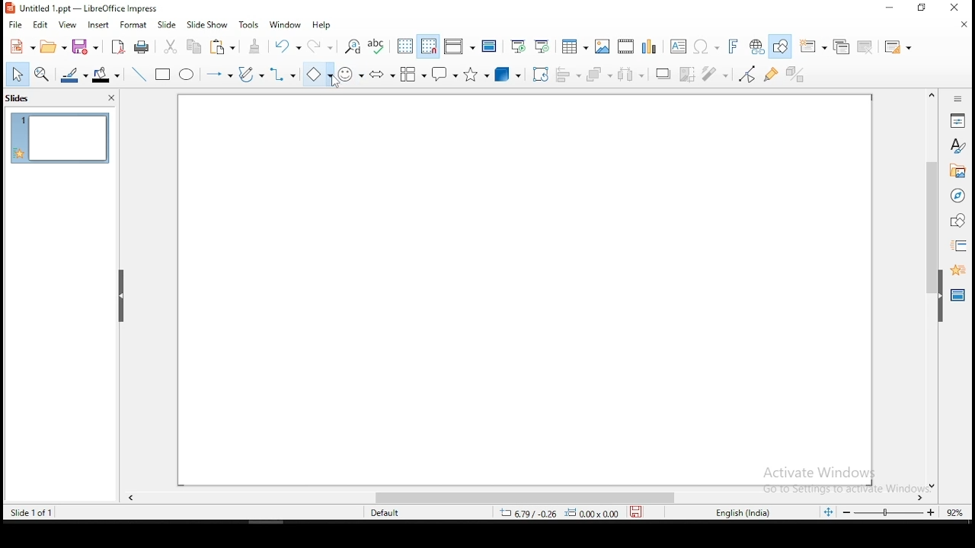 This screenshot has width=975, height=548. Describe the element at coordinates (592, 514) in the screenshot. I see `0.00x 0.00` at that location.